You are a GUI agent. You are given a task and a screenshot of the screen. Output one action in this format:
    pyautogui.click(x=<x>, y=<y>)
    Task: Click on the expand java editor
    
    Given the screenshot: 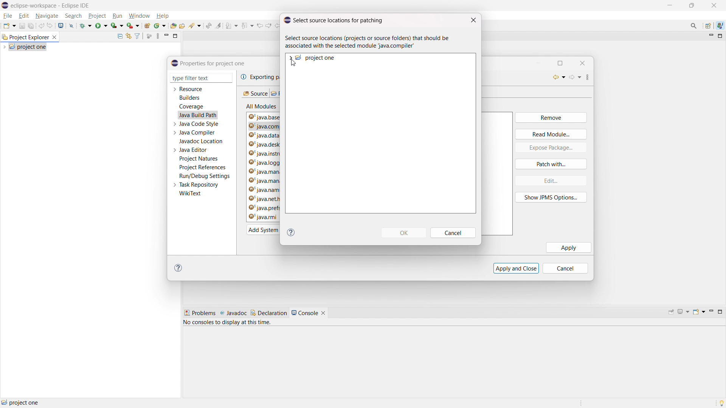 What is the action you would take?
    pyautogui.click(x=175, y=150)
    